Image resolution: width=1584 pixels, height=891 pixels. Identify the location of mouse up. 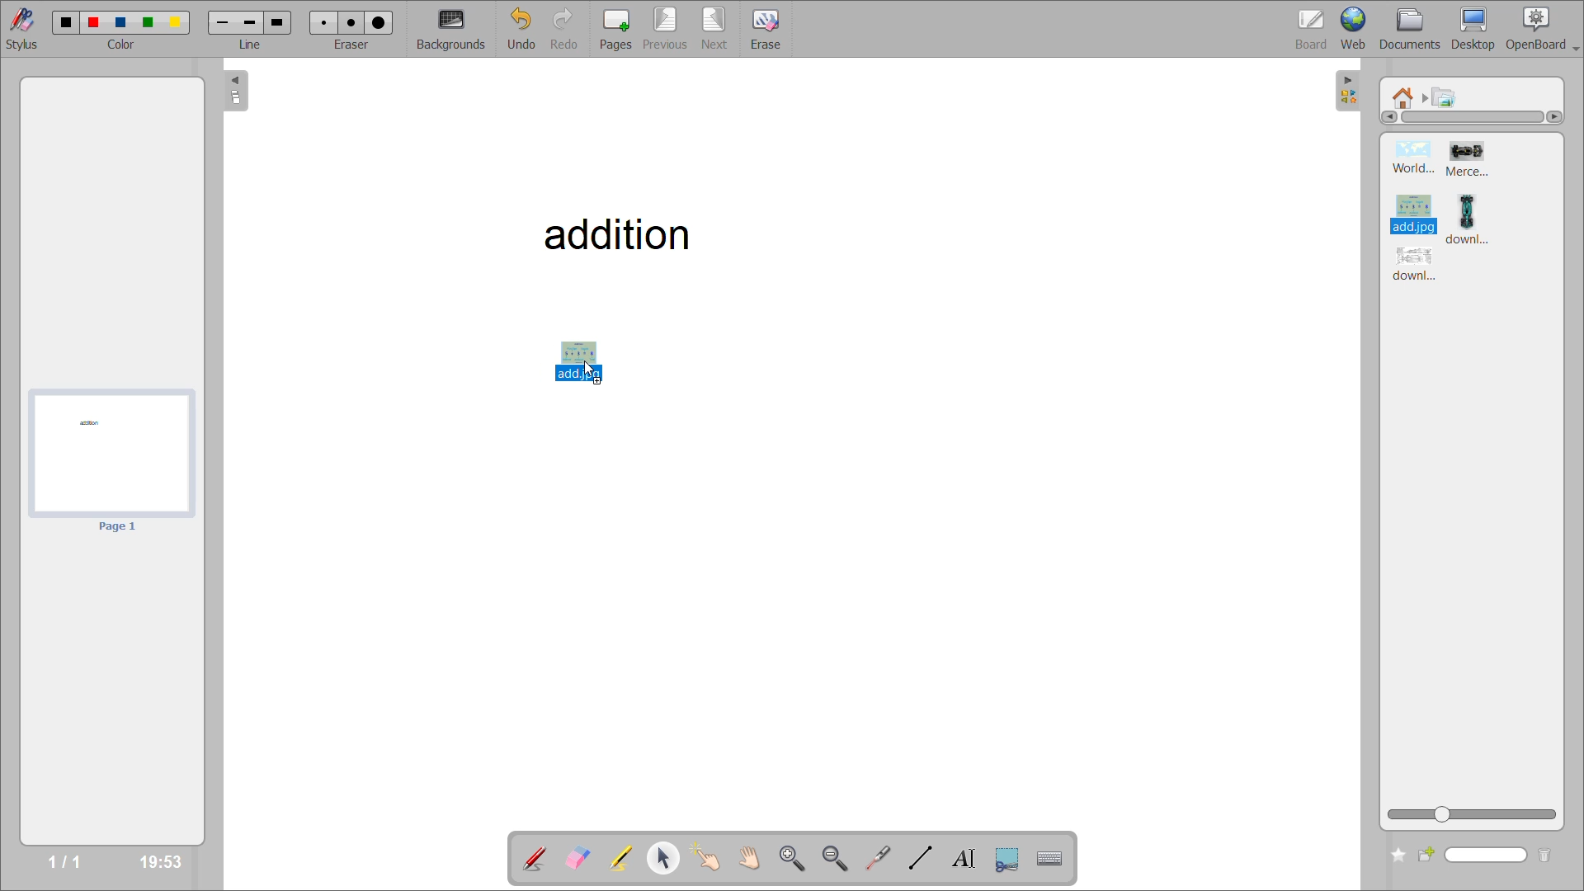
(589, 370).